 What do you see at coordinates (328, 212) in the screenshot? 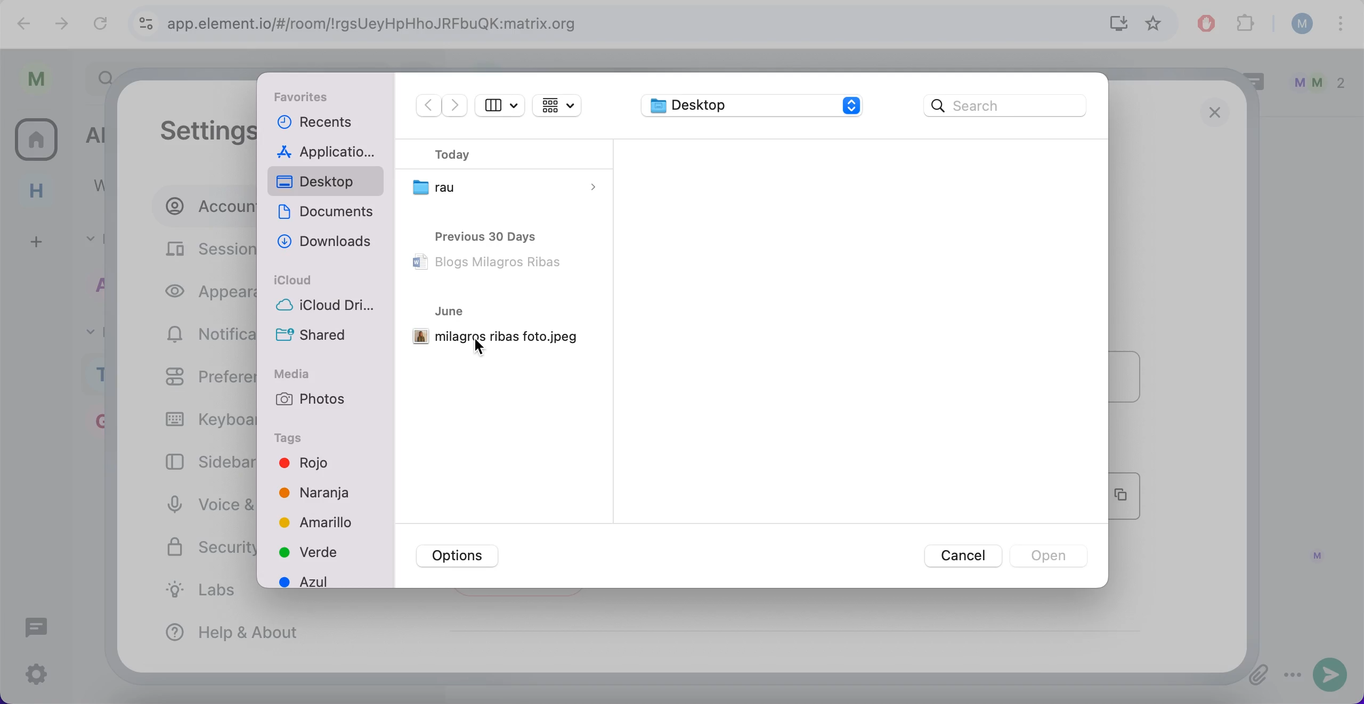
I see `documents` at bounding box center [328, 212].